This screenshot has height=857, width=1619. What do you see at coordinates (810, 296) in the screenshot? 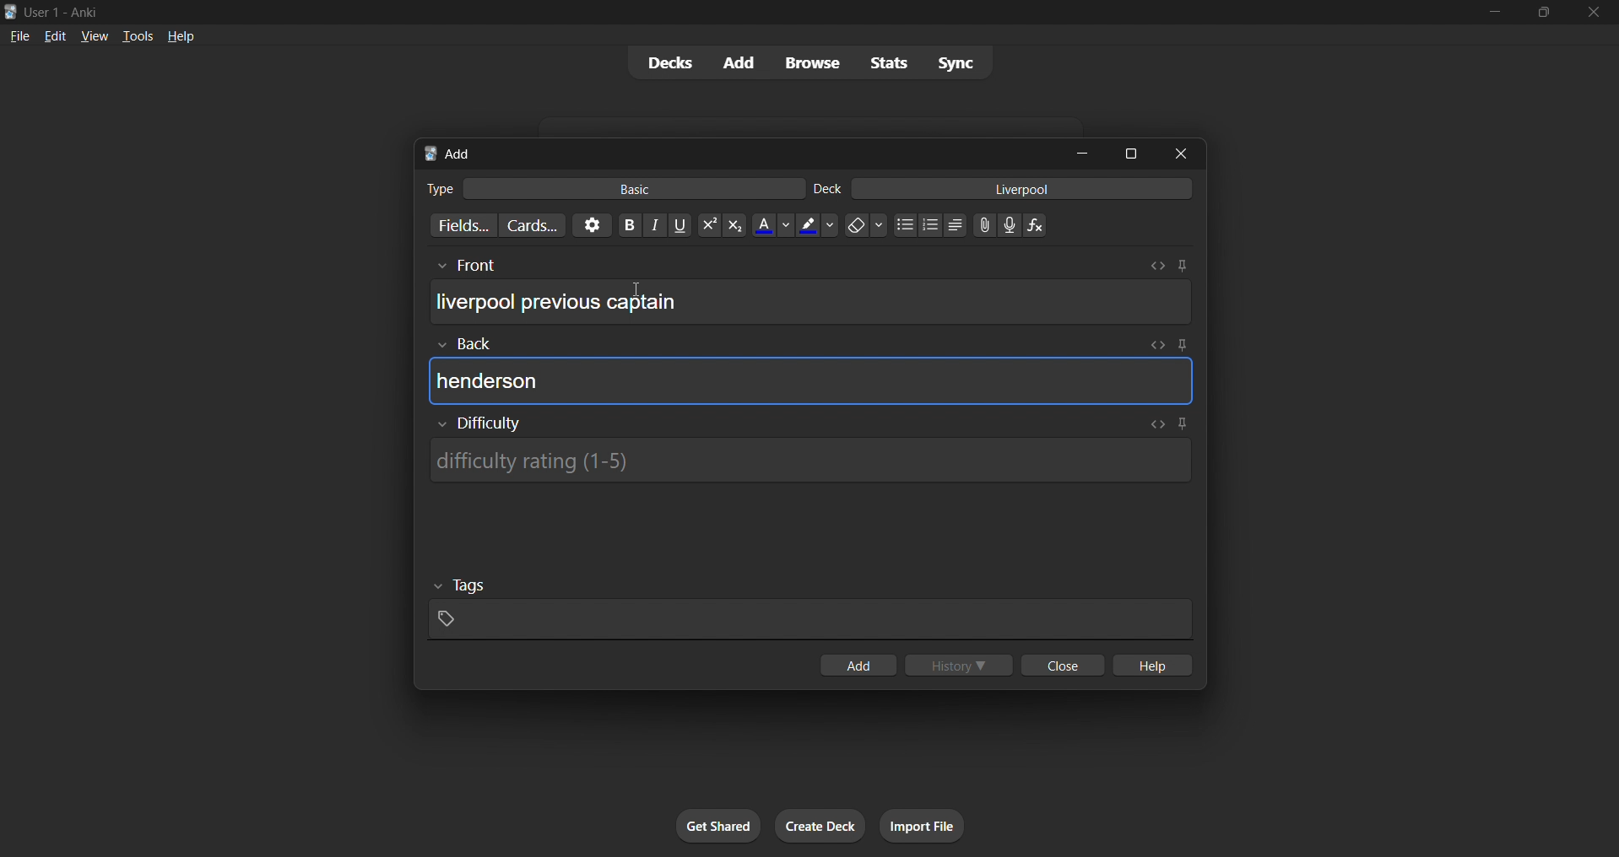
I see `card front input box` at bounding box center [810, 296].